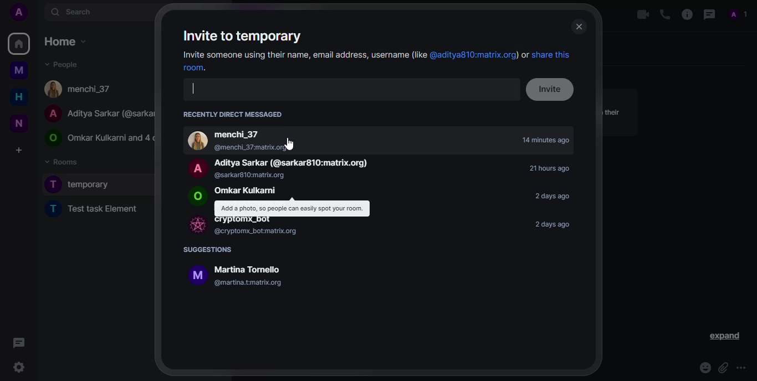 The height and width of the screenshot is (381, 757). Describe the element at coordinates (274, 88) in the screenshot. I see `search` at that location.